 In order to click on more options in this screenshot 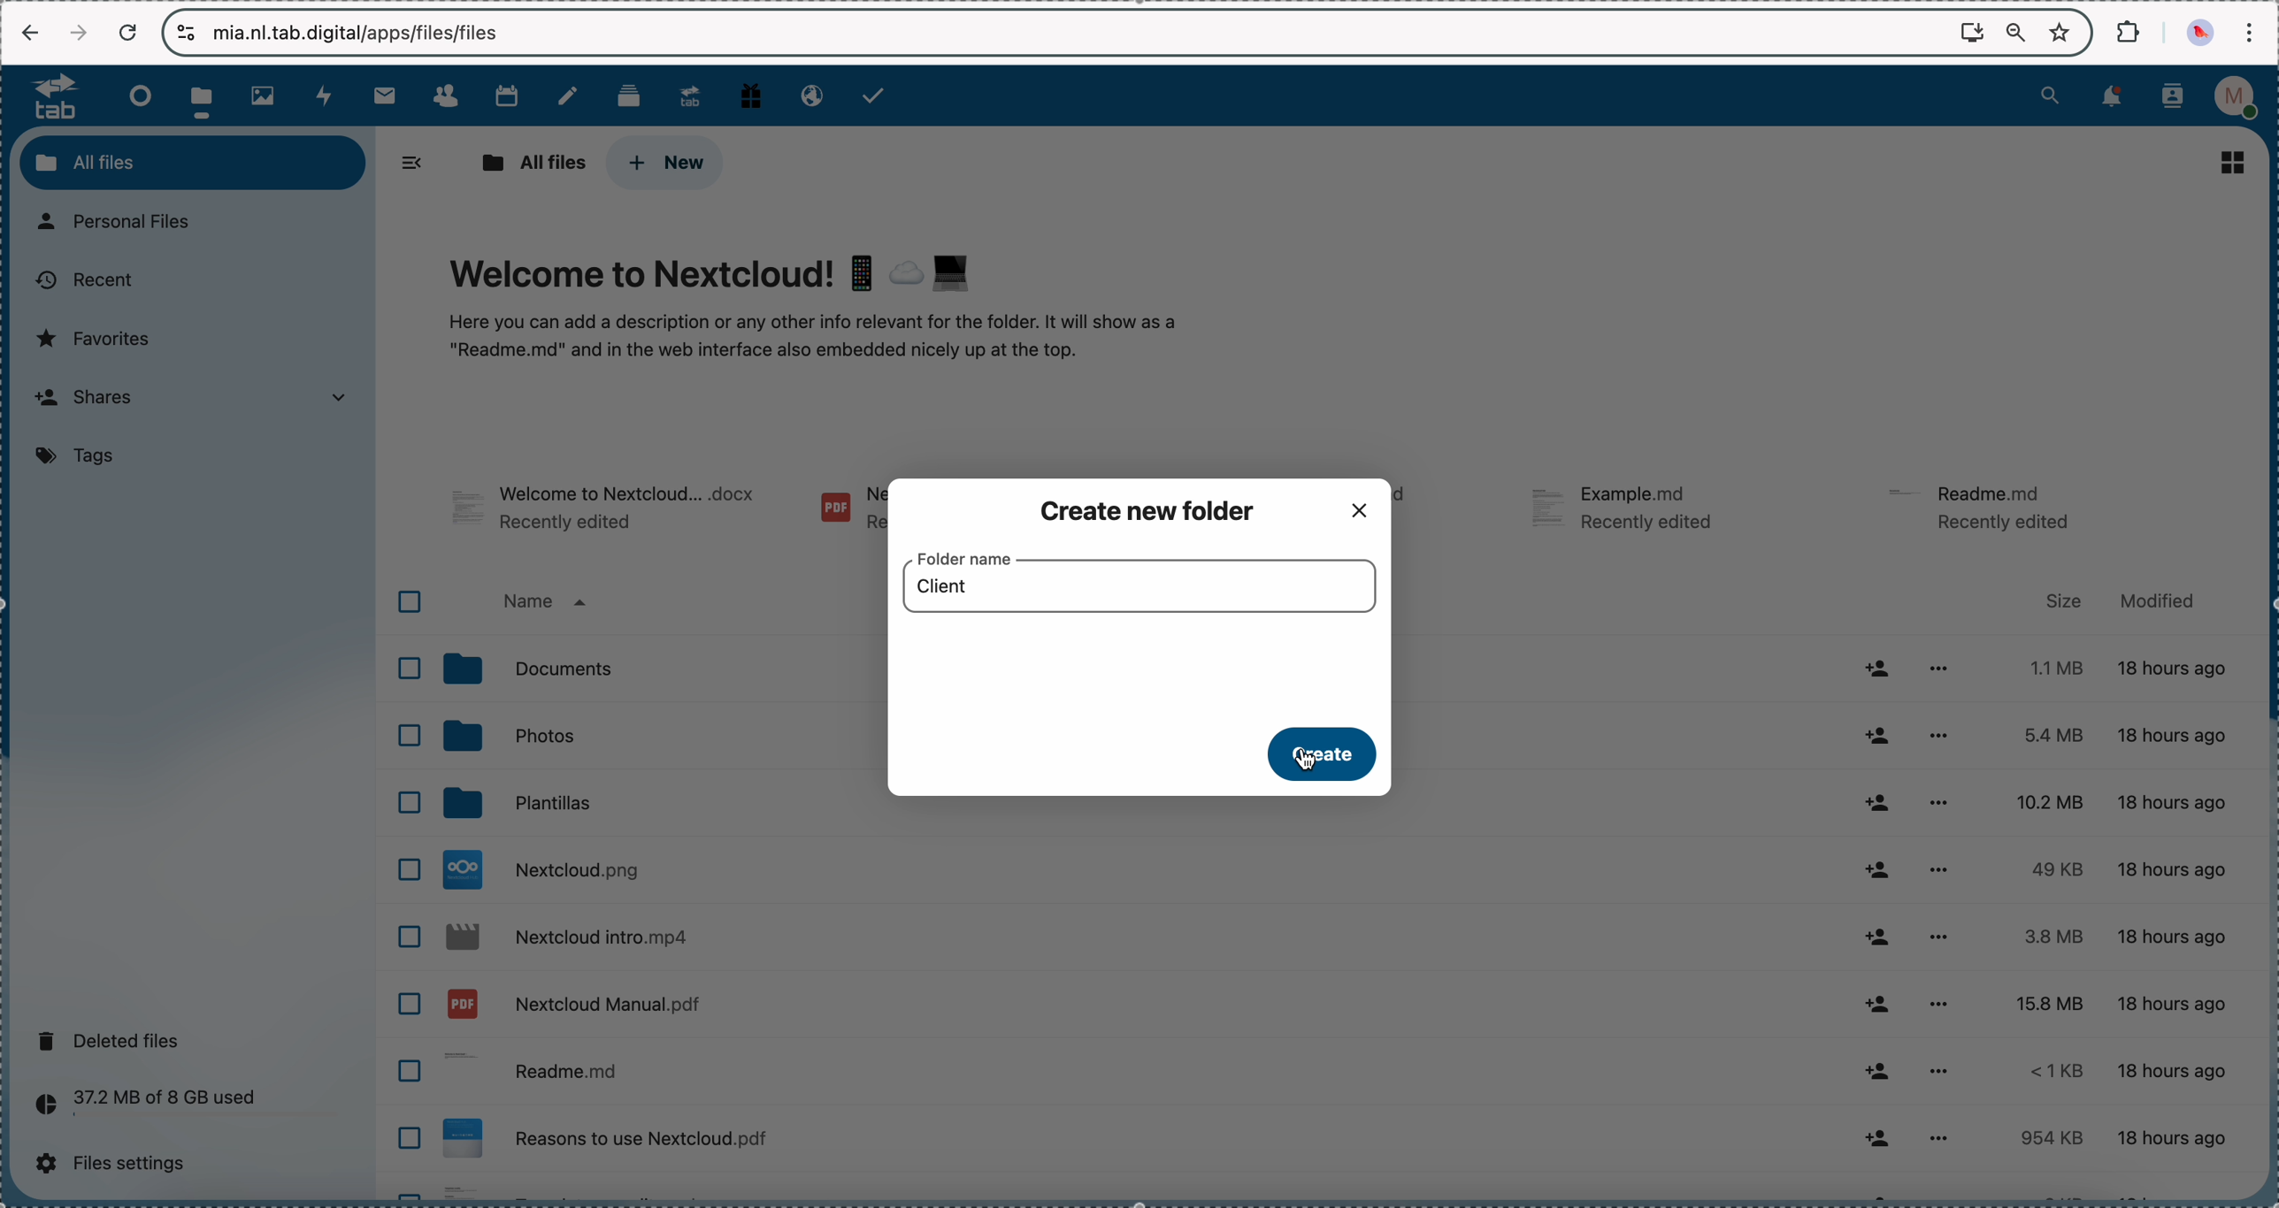, I will do `click(1937, 803)`.